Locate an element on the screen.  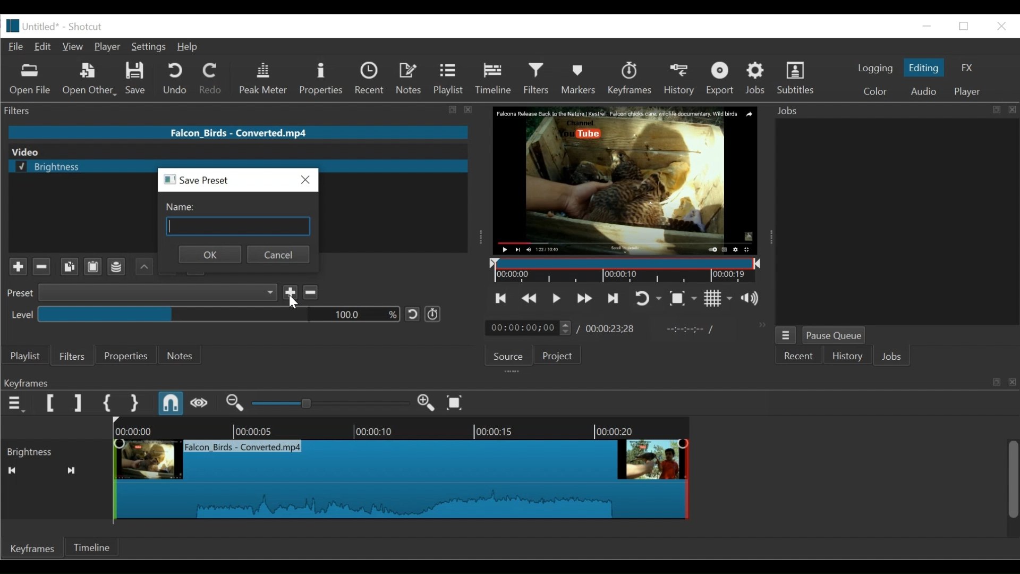
Seek forward is located at coordinates (72, 470).